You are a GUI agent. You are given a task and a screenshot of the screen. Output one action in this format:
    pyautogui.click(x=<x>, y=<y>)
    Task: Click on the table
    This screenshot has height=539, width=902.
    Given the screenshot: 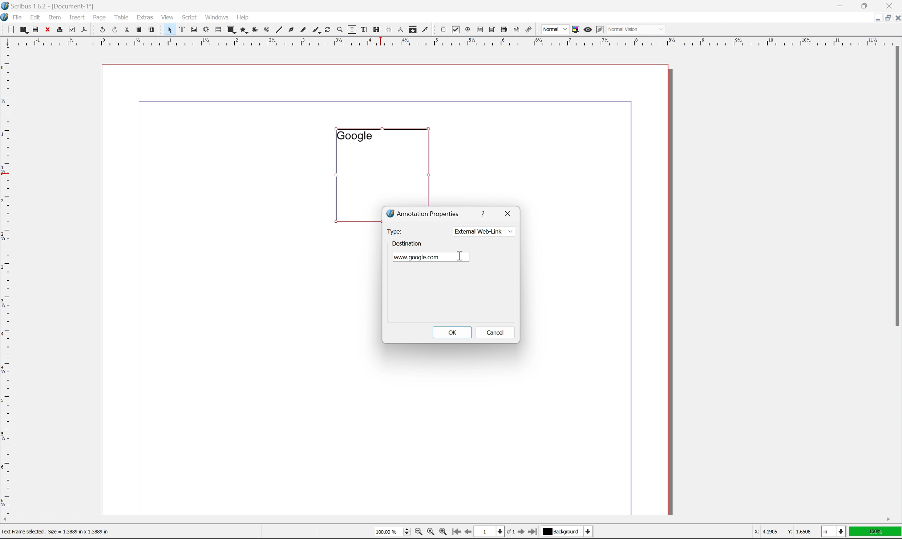 What is the action you would take?
    pyautogui.click(x=218, y=30)
    